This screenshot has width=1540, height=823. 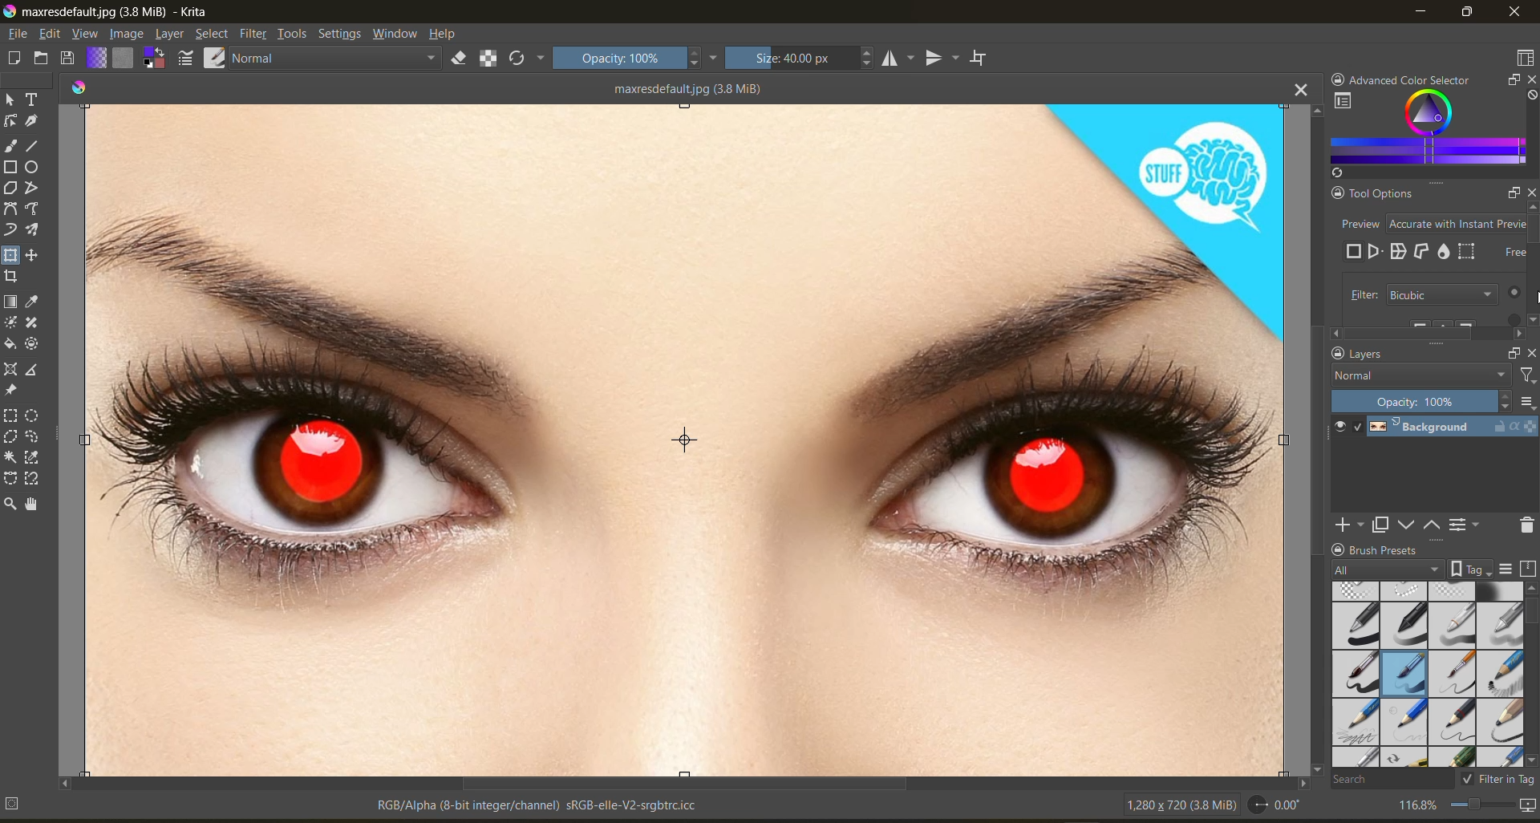 I want to click on Tool Options, so click(x=1373, y=193).